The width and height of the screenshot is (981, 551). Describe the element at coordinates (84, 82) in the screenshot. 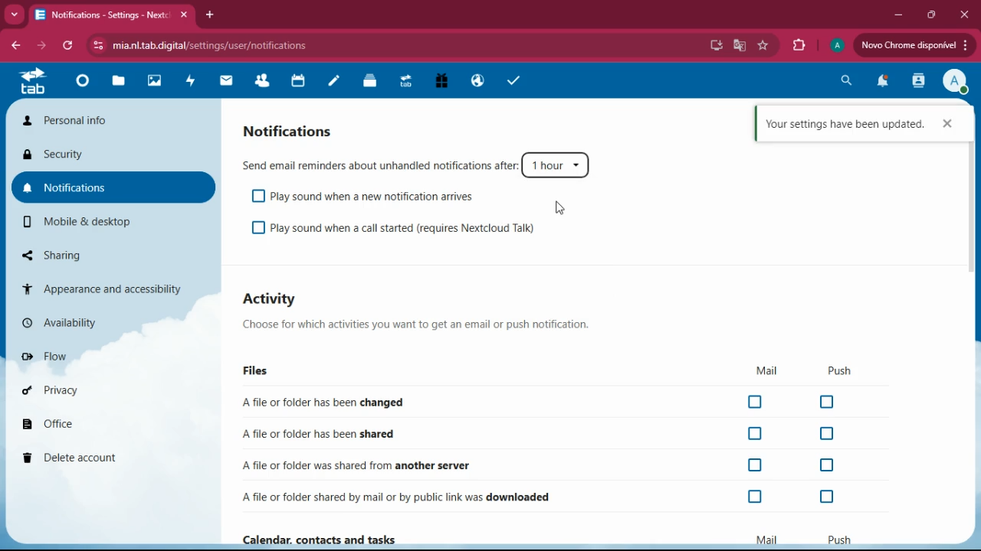

I see `home` at that location.